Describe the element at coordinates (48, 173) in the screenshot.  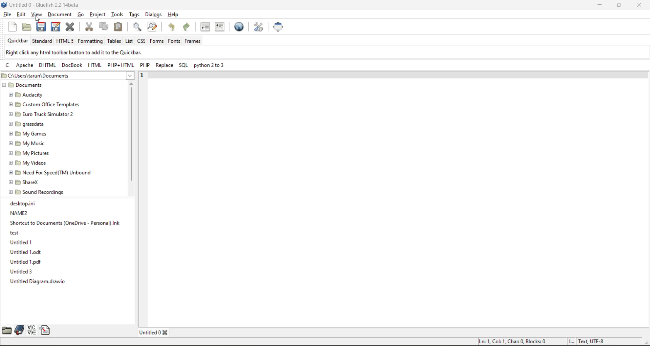
I see `Need For Speed(TM) Unbound` at that location.